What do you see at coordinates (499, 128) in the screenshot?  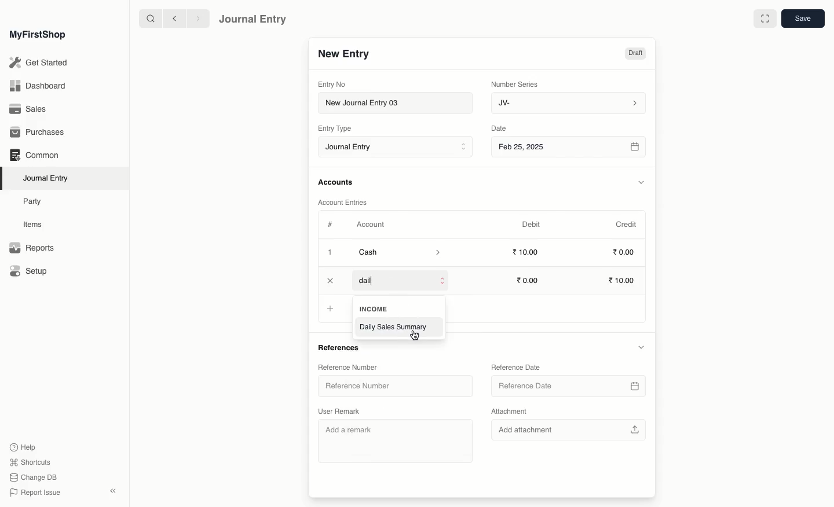 I see `Date` at bounding box center [499, 128].